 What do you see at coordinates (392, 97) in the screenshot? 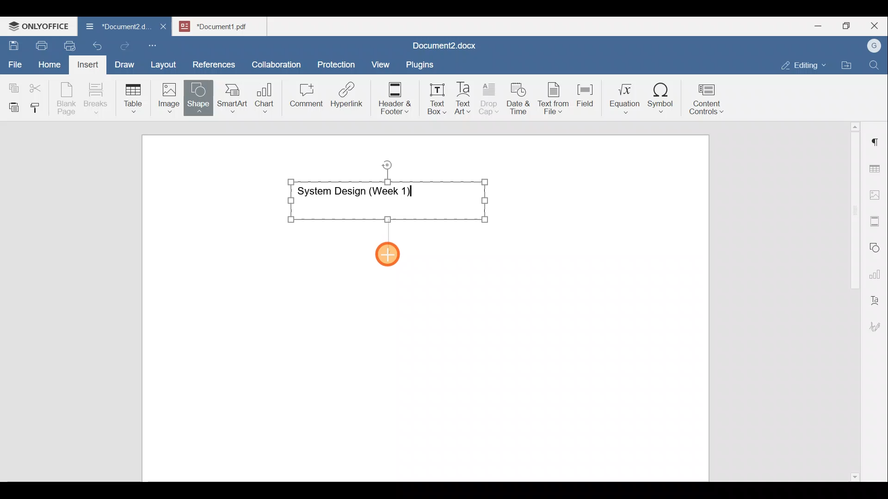
I see `Header & footer` at bounding box center [392, 97].